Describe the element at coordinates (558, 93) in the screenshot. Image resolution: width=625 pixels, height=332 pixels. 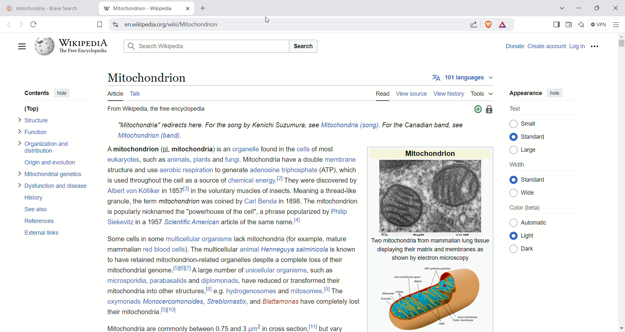
I see `Hide` at that location.